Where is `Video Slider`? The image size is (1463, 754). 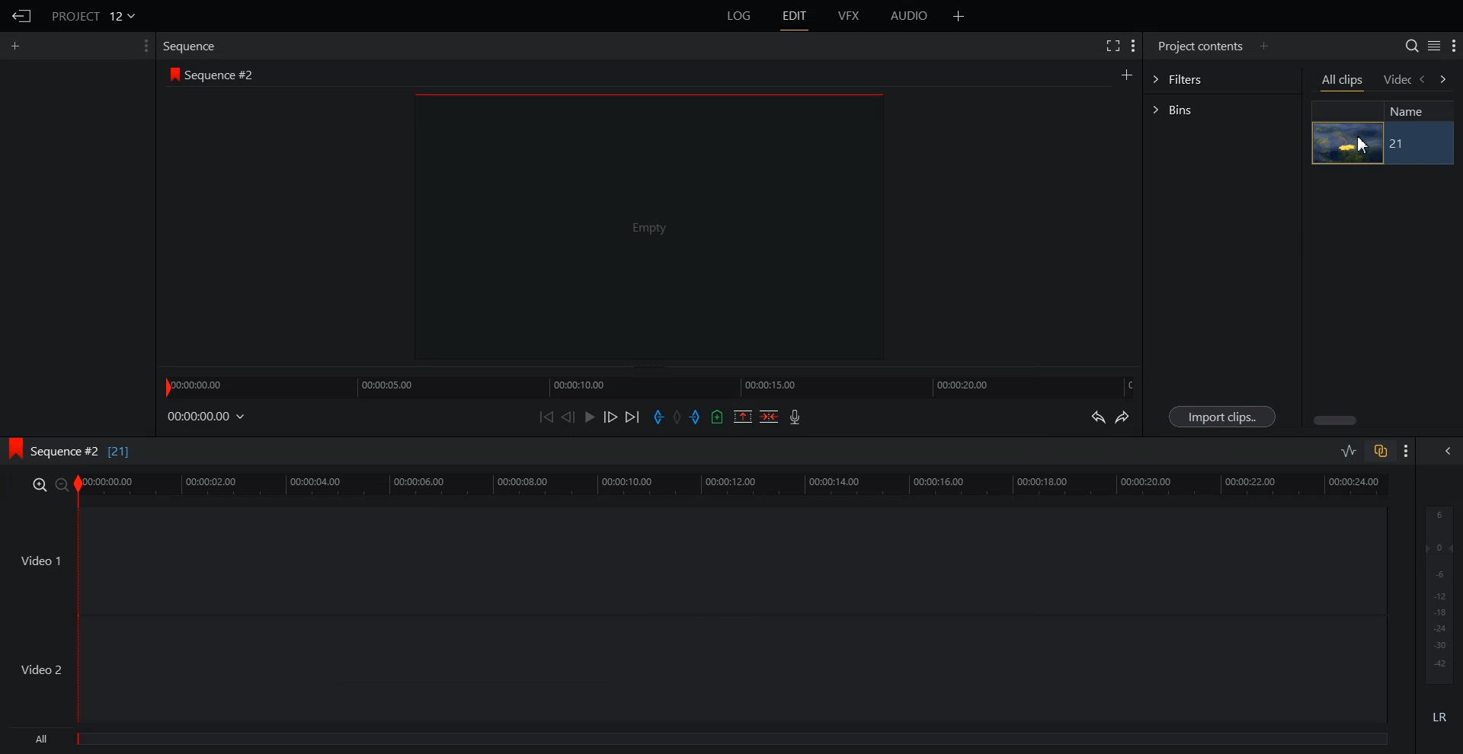
Video Slider is located at coordinates (741, 485).